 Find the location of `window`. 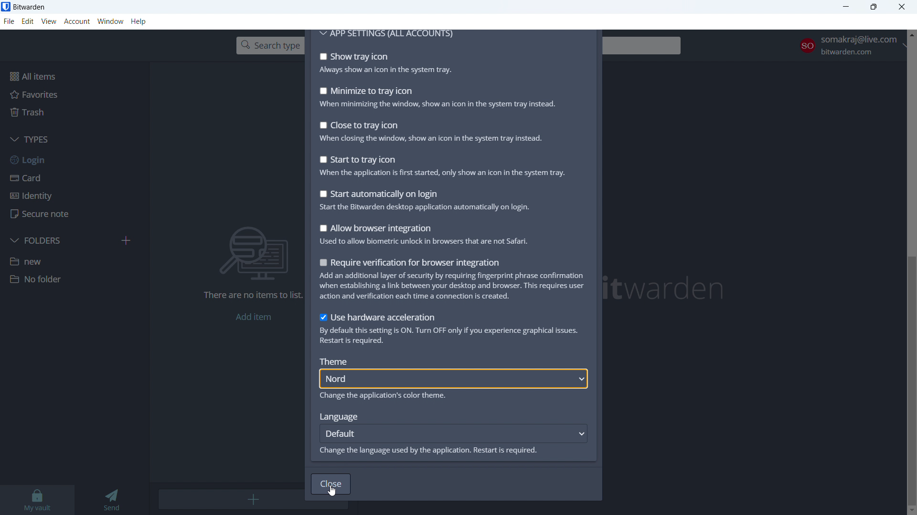

window is located at coordinates (111, 21).